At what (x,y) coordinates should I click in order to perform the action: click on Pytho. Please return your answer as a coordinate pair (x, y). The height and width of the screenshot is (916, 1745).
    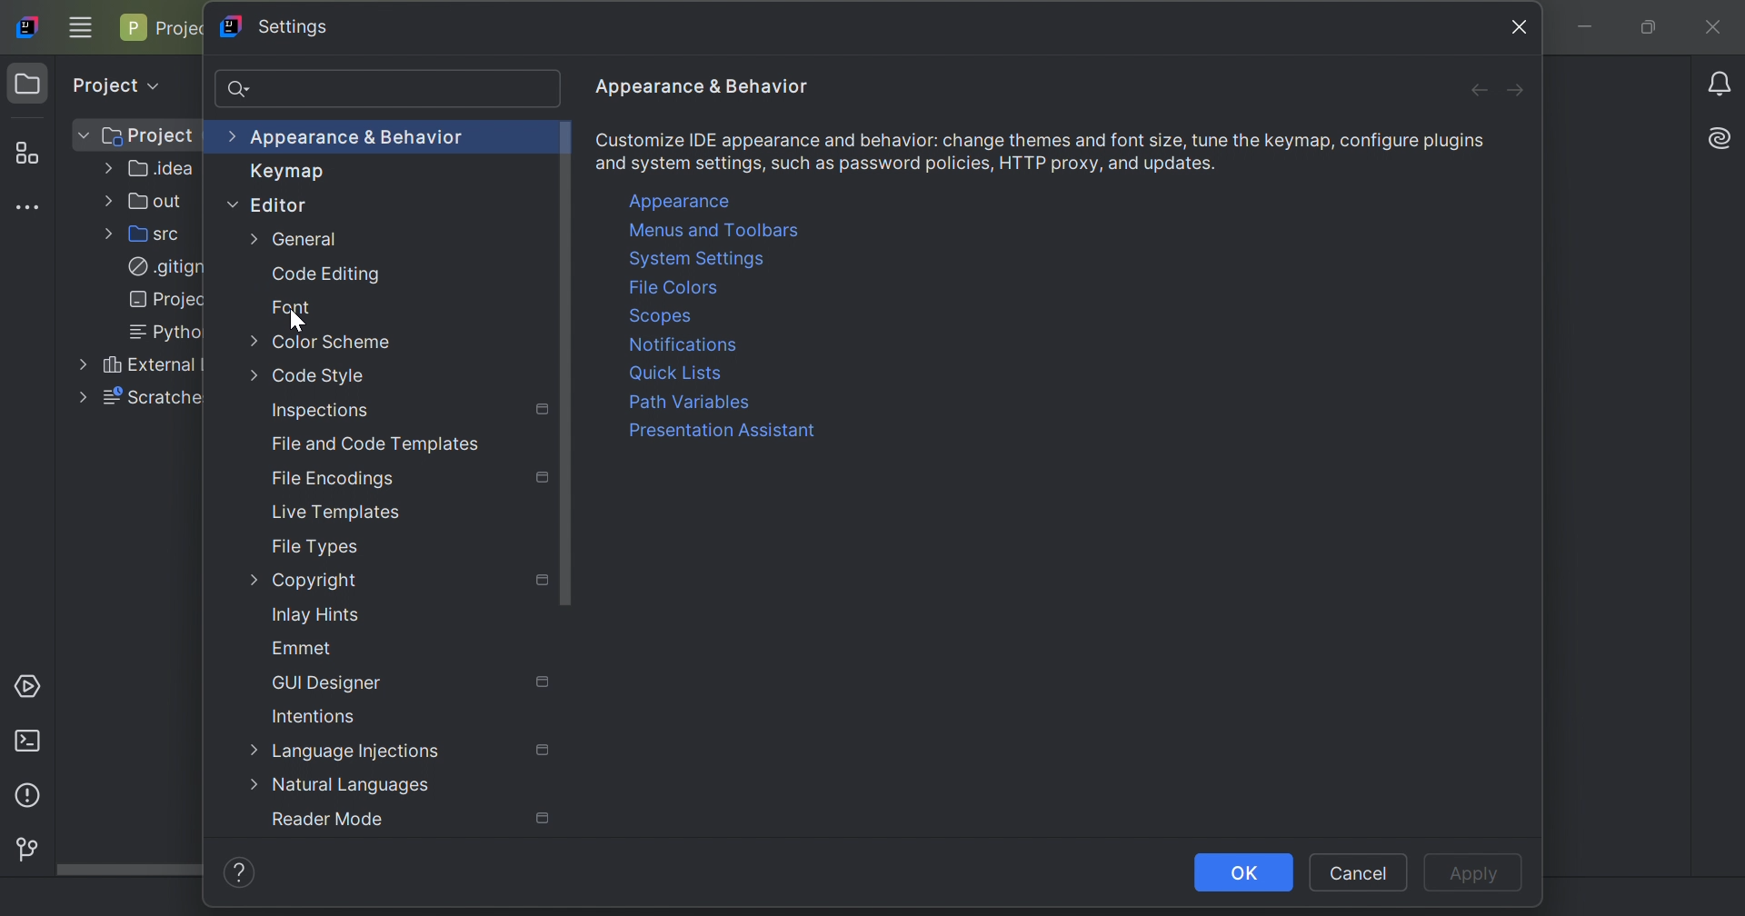
    Looking at the image, I should click on (159, 332).